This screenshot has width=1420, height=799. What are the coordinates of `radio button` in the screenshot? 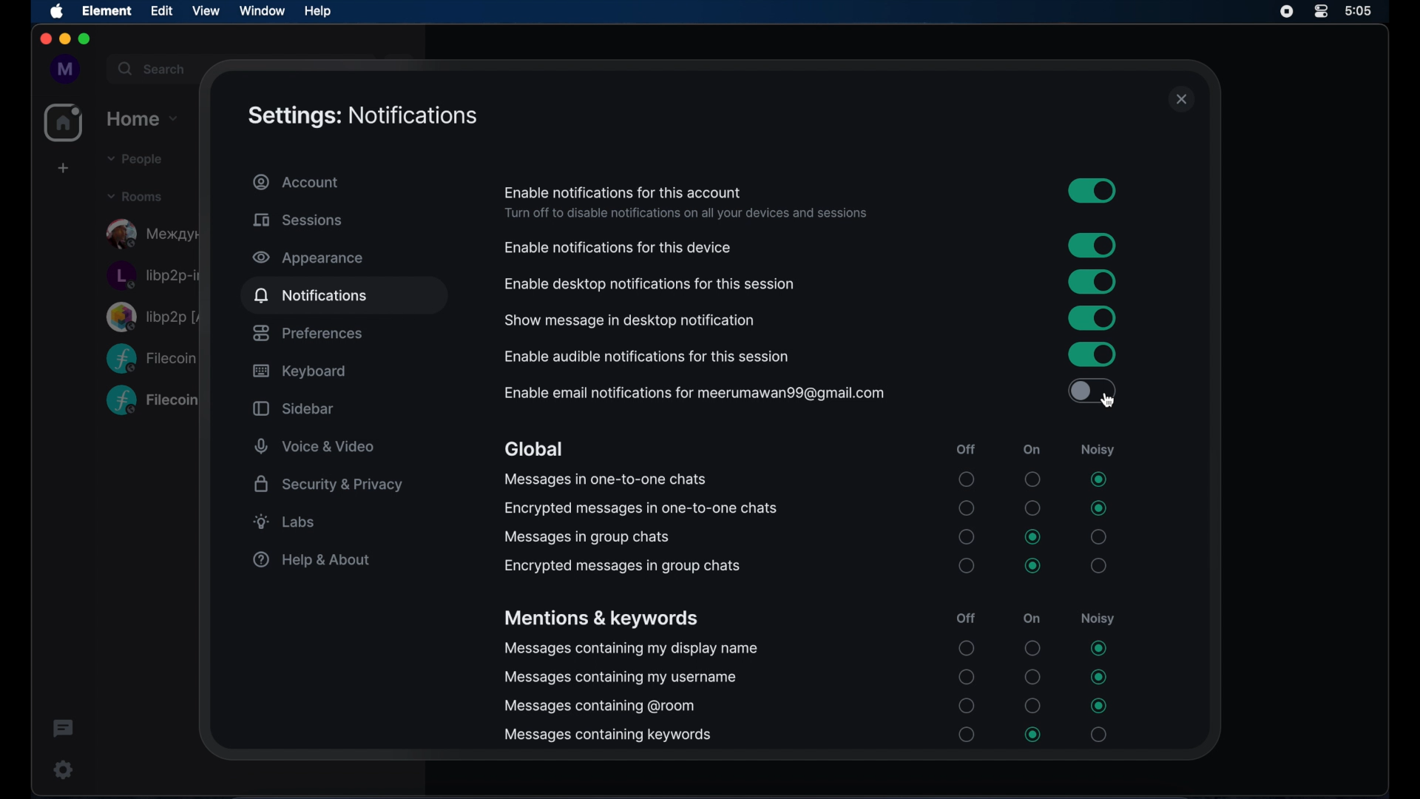 It's located at (1100, 565).